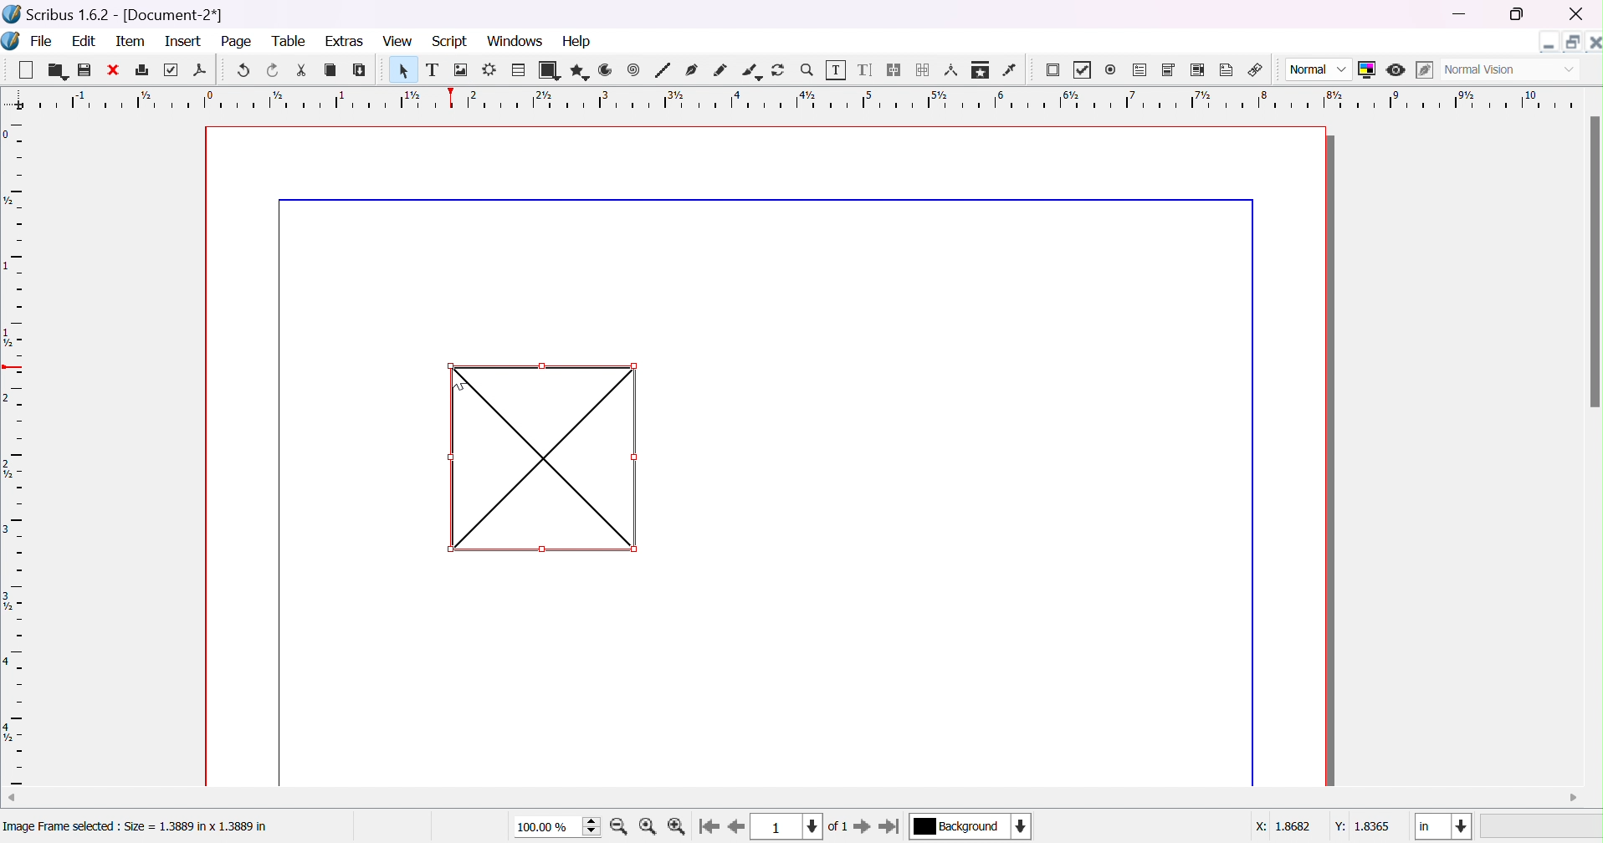  I want to click on script, so click(450, 42).